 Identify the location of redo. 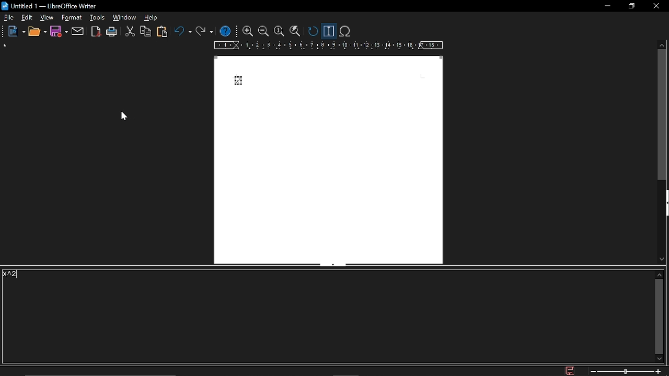
(203, 32).